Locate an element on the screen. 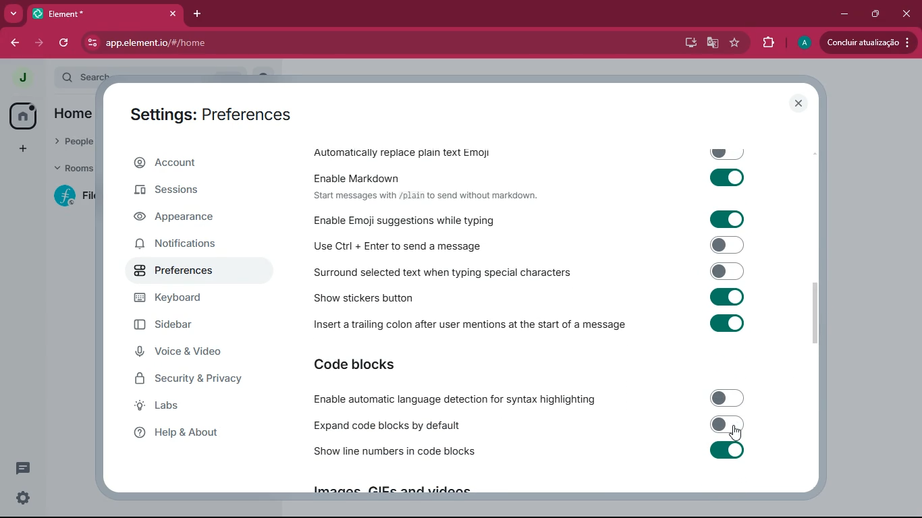  account is located at coordinates (202, 163).